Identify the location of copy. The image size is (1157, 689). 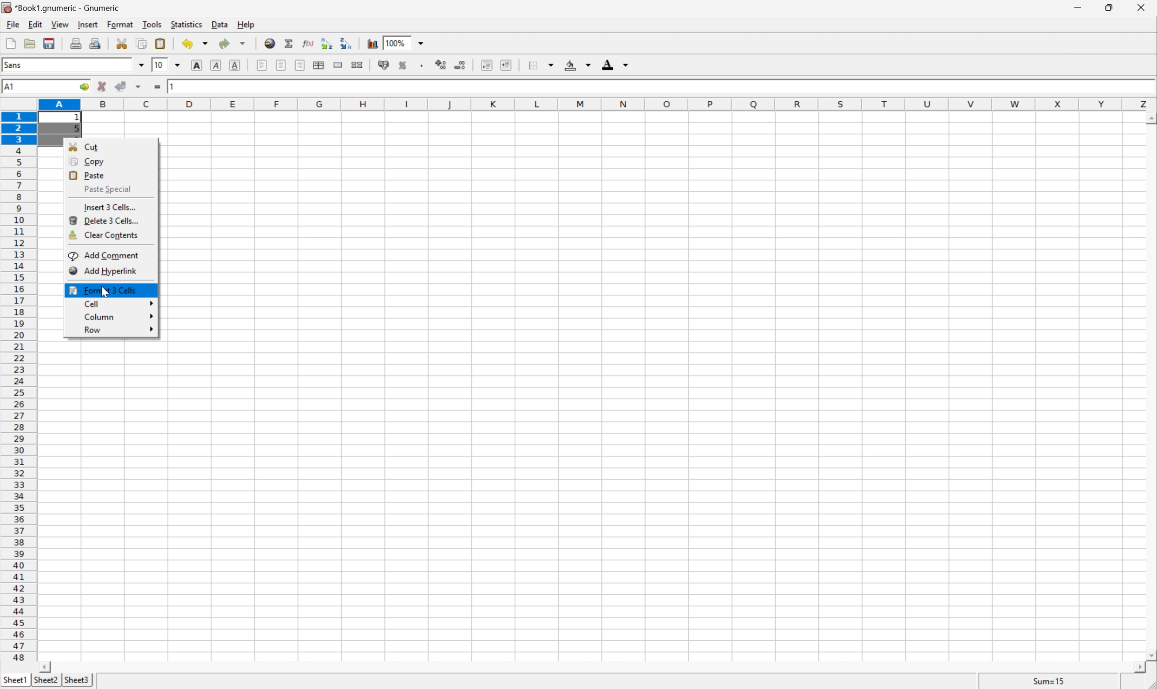
(87, 162).